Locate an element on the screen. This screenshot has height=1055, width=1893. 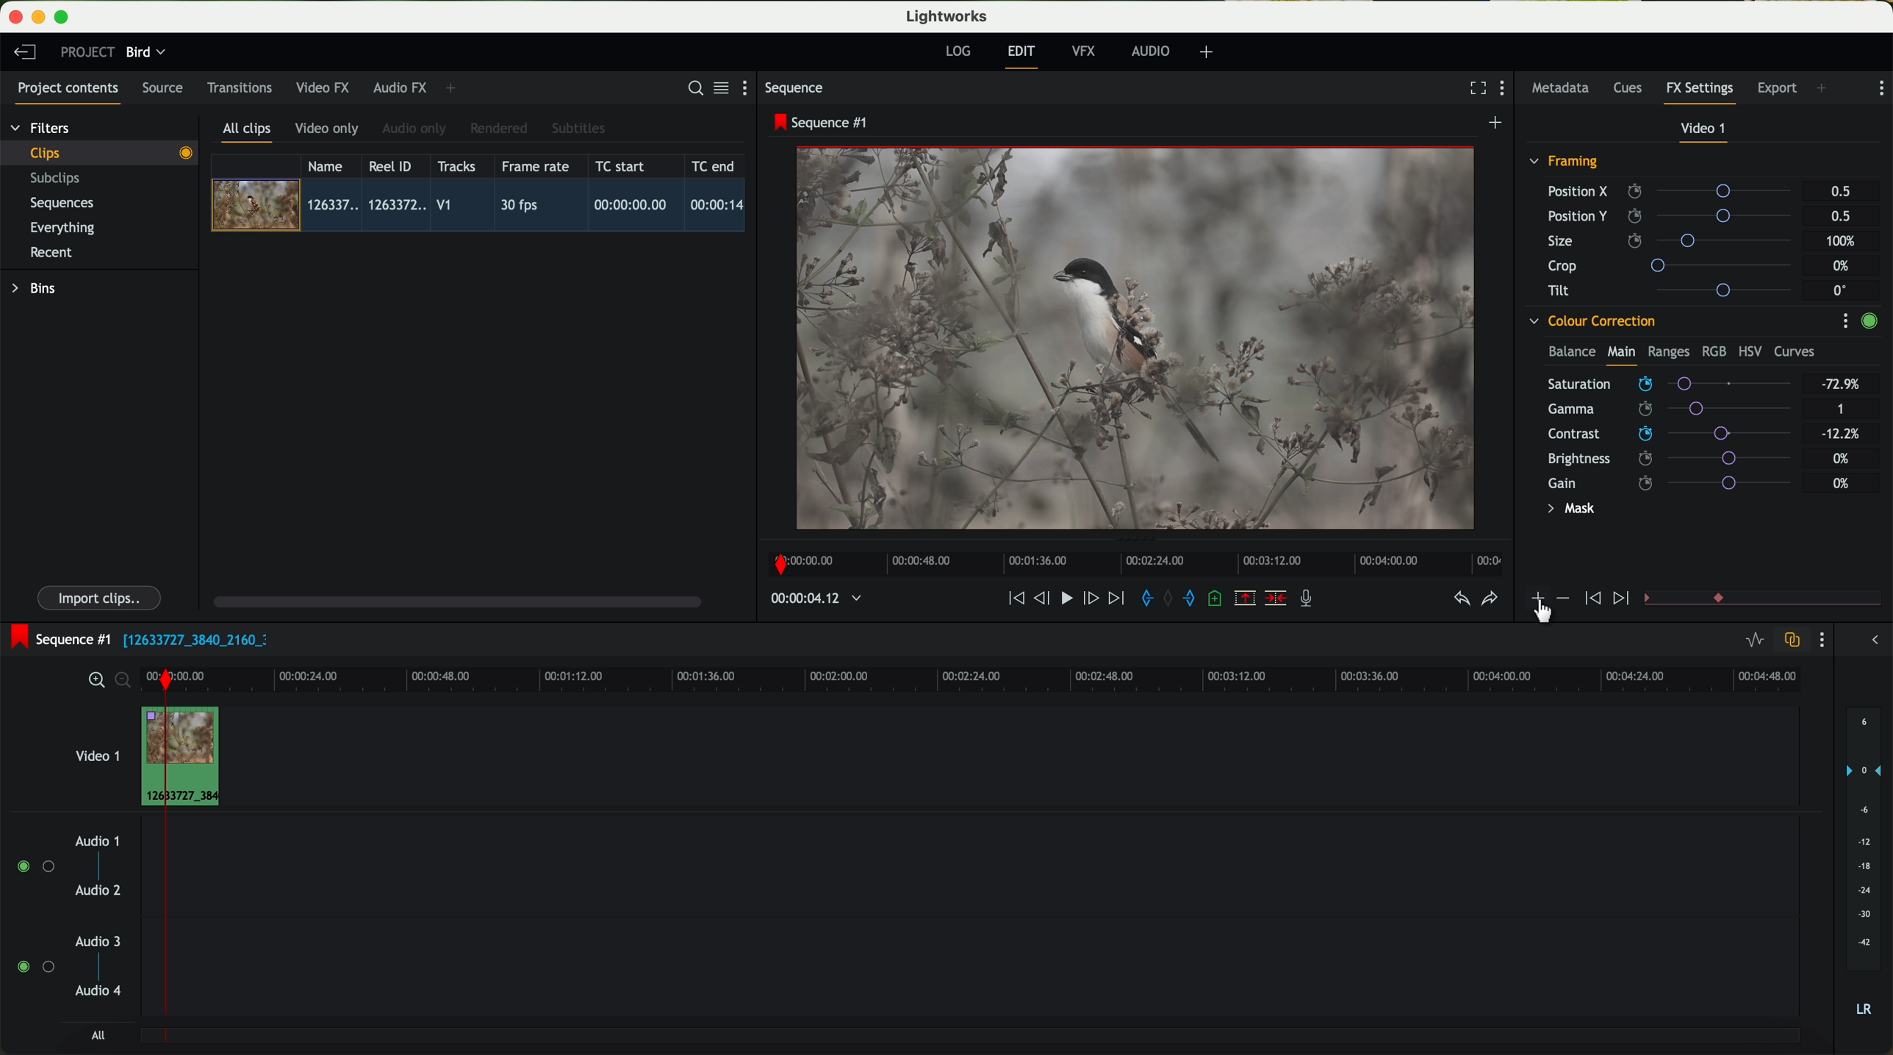
bird is located at coordinates (146, 53).